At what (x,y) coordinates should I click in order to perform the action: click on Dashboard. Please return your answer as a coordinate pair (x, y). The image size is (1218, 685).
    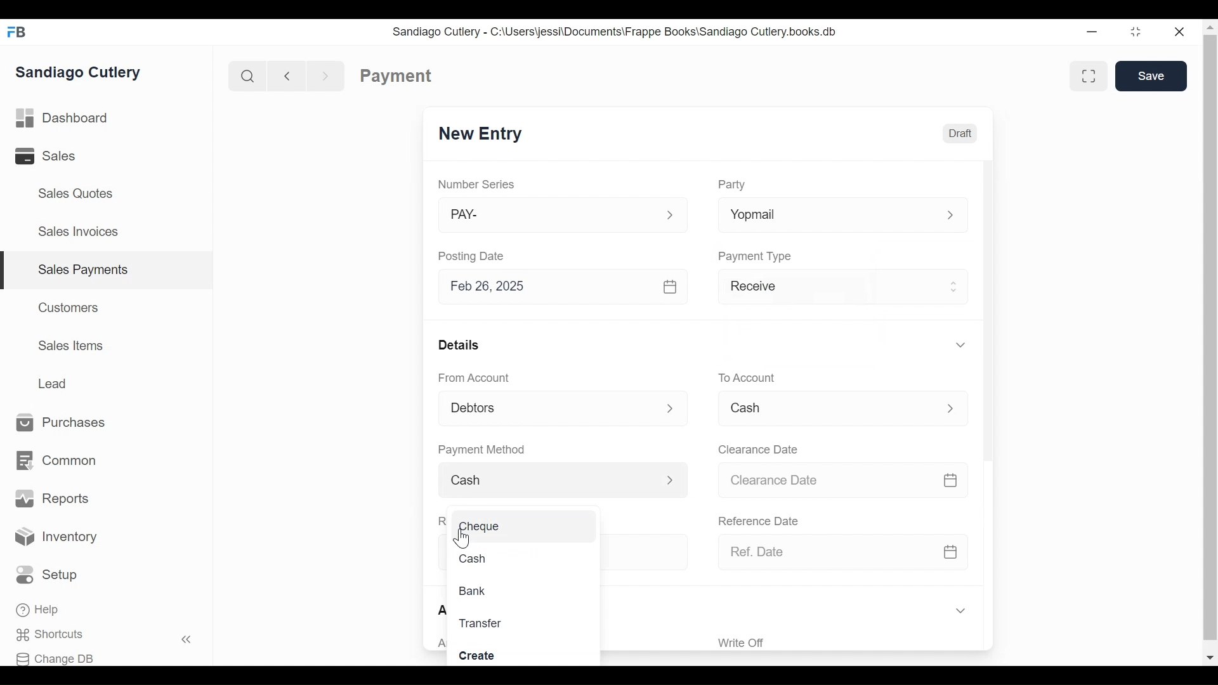
    Looking at the image, I should click on (62, 119).